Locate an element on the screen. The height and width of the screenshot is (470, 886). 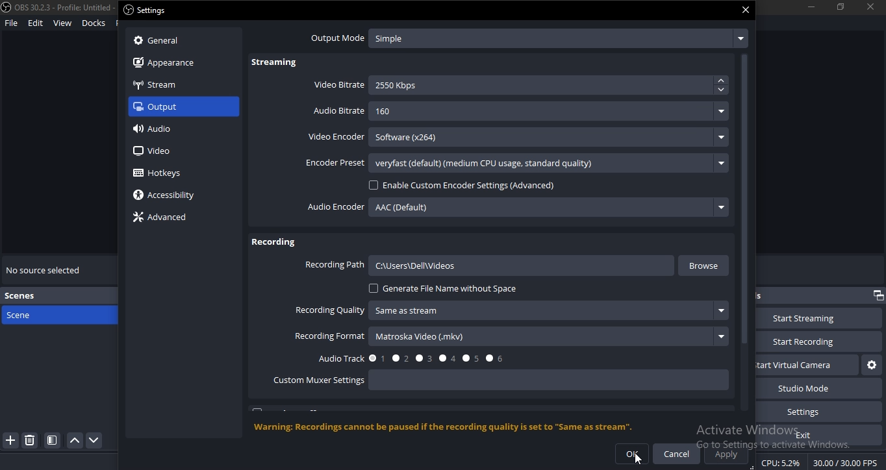
delete scene is located at coordinates (31, 442).